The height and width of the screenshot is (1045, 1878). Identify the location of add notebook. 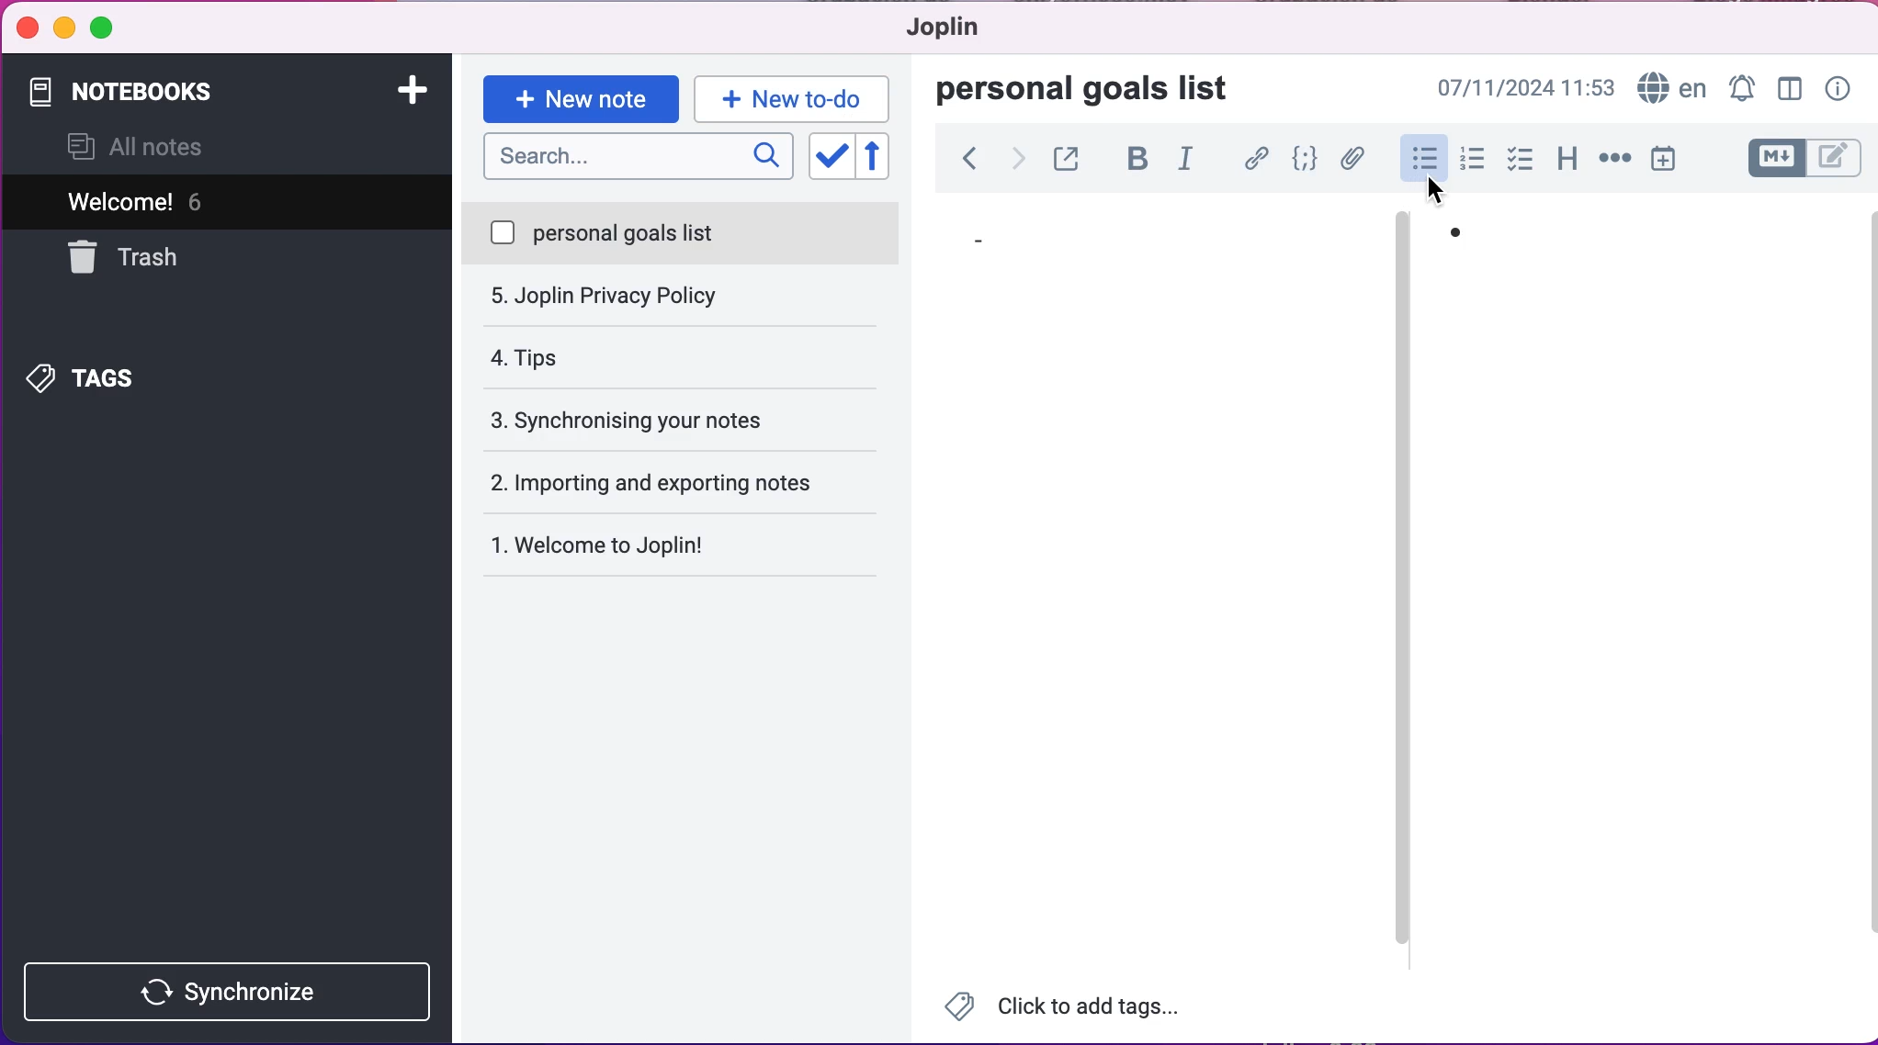
(415, 94).